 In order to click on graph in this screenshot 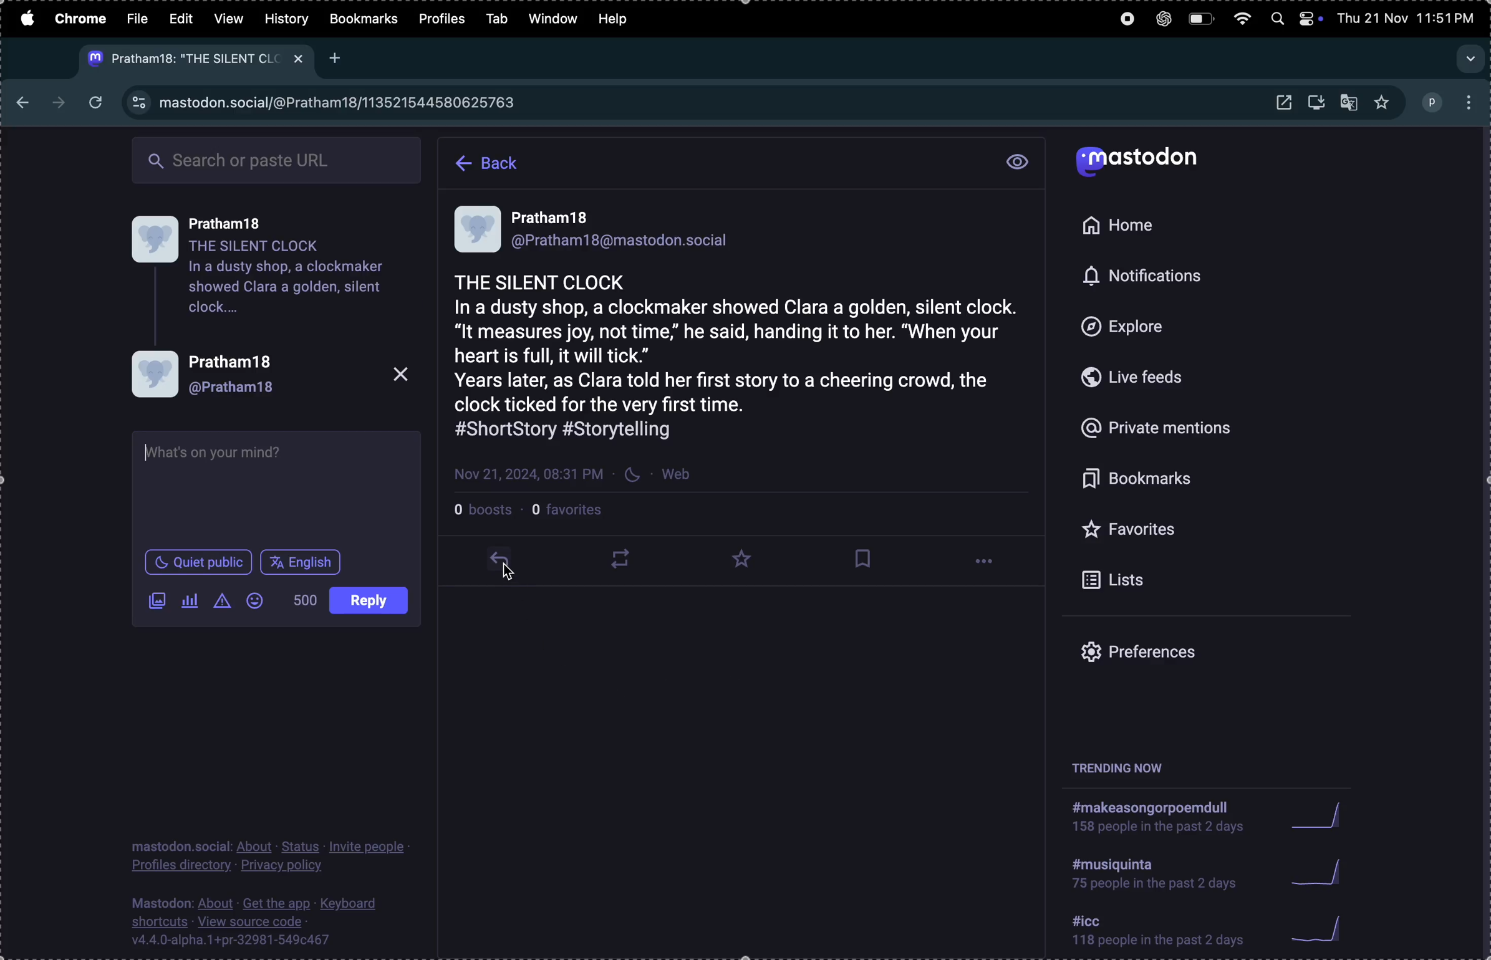, I will do `click(1325, 929)`.